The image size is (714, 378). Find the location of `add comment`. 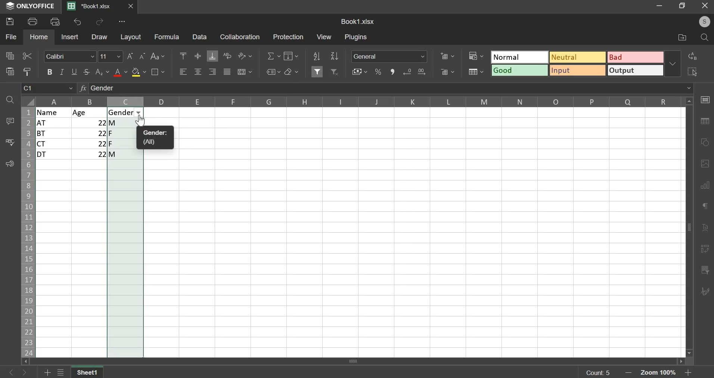

add comment is located at coordinates (9, 121).